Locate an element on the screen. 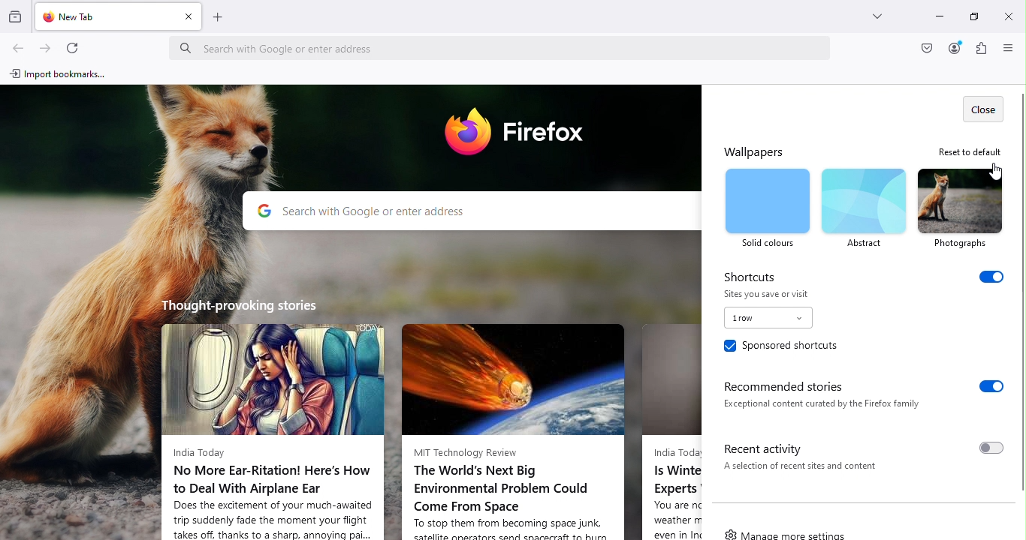 The width and height of the screenshot is (1026, 540). Scroll bar is located at coordinates (1020, 288).